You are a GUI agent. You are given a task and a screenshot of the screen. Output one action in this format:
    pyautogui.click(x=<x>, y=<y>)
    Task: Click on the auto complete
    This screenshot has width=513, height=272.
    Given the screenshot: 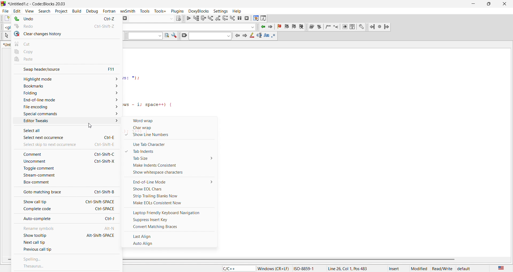 What is the action you would take?
    pyautogui.click(x=41, y=219)
    